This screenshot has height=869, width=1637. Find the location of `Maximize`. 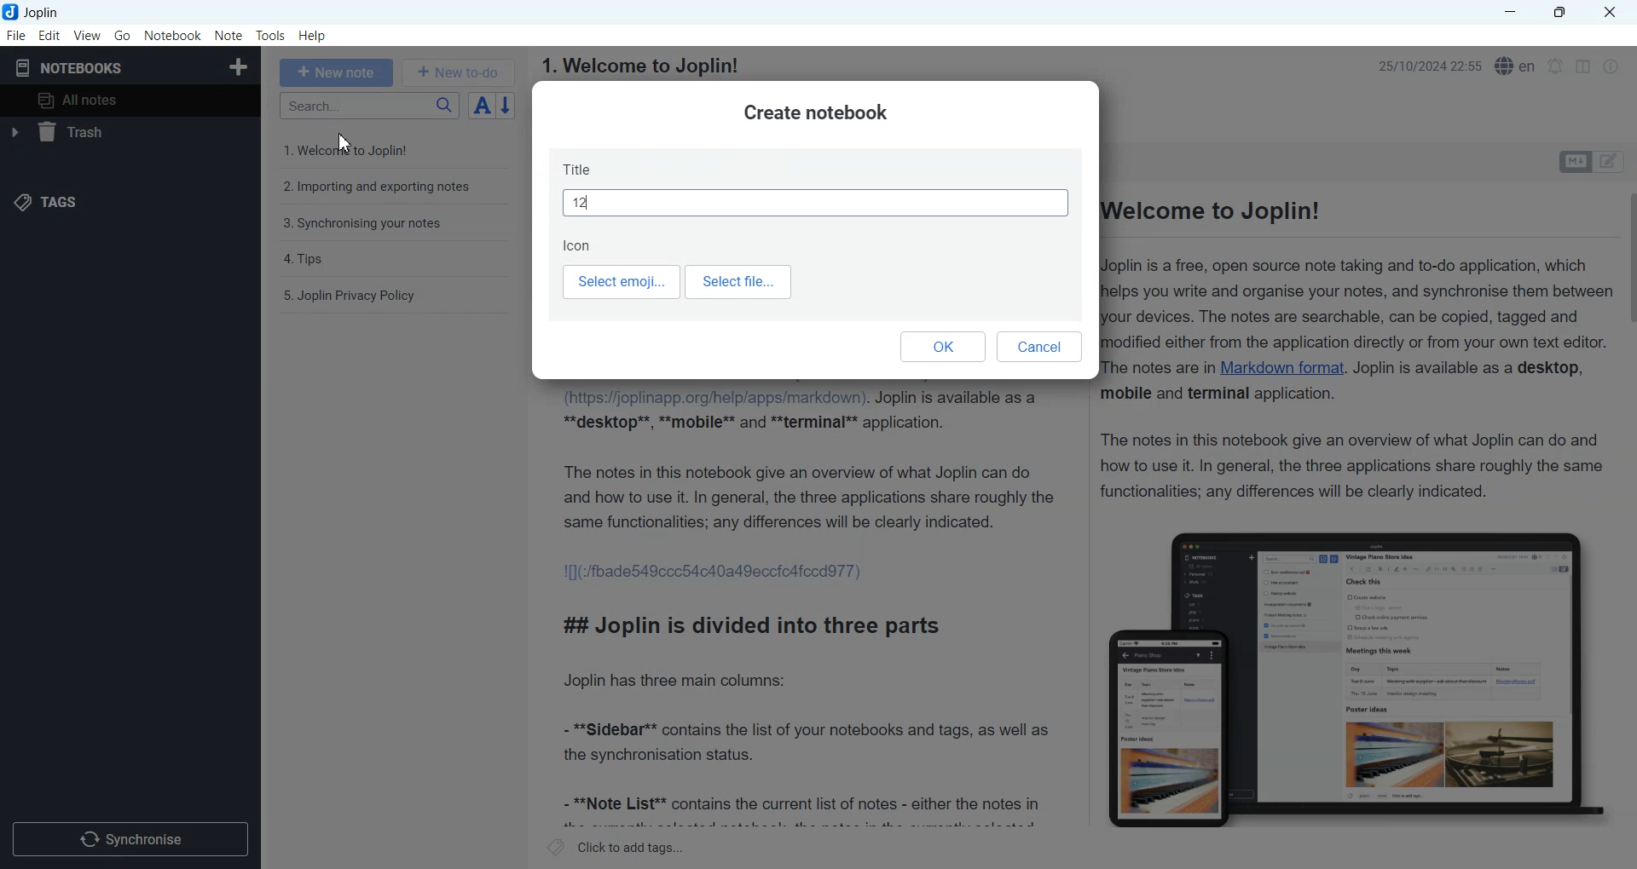

Maximize is located at coordinates (1563, 13).